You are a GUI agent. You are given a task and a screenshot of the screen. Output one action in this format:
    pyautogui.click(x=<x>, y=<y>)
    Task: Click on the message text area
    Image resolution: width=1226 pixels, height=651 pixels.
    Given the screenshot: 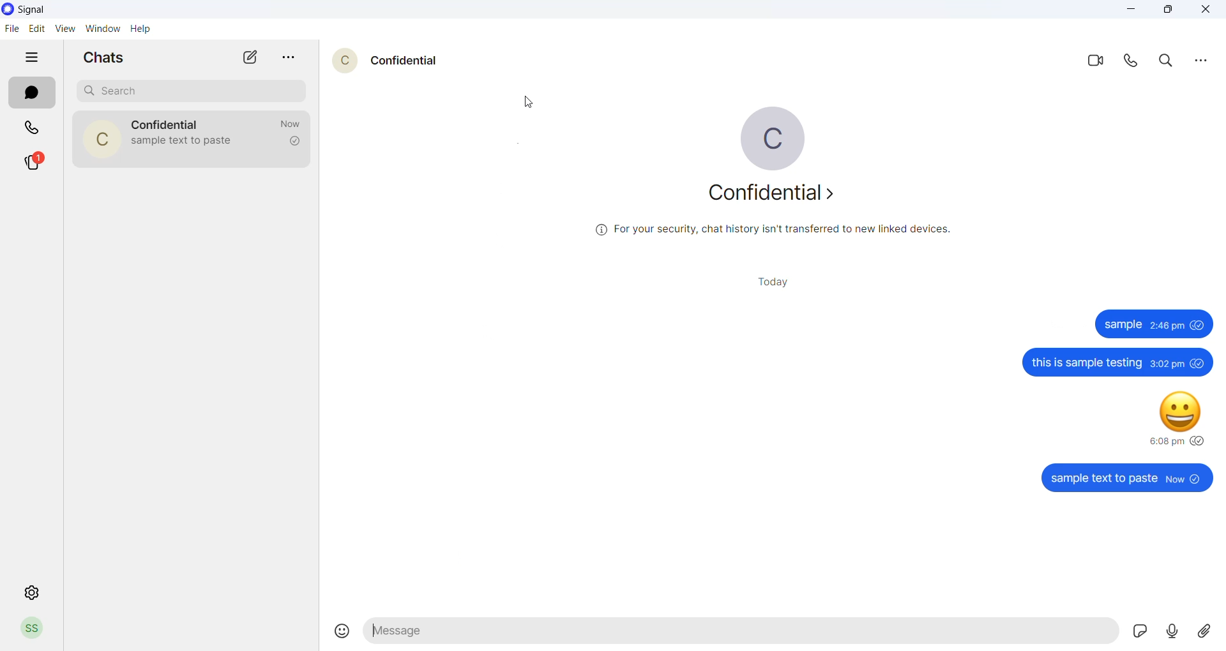 What is the action you would take?
    pyautogui.click(x=744, y=629)
    